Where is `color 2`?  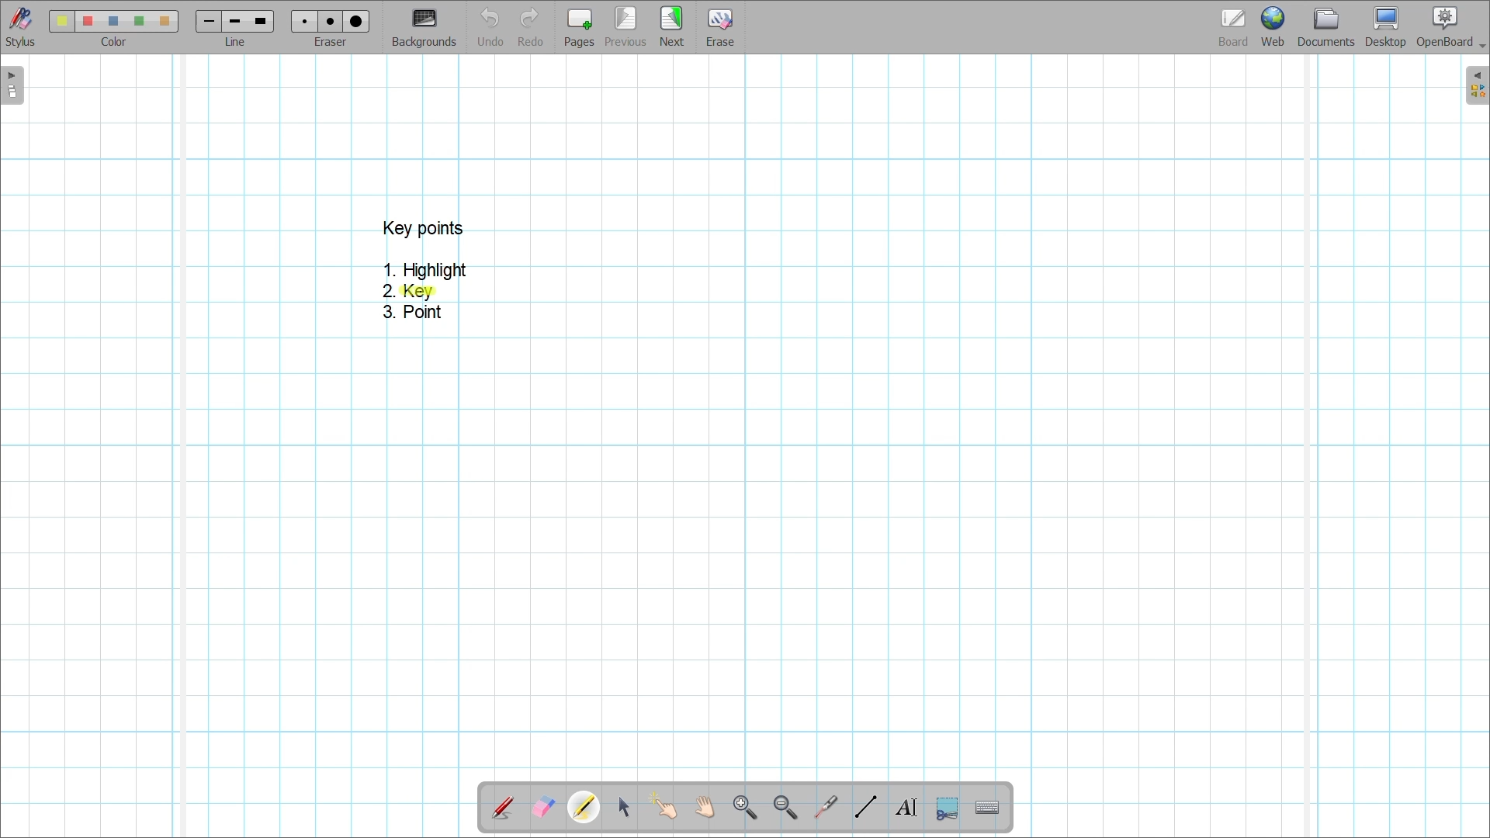
color 2 is located at coordinates (87, 22).